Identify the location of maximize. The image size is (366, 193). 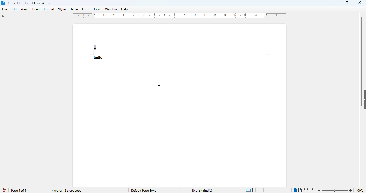
(348, 3).